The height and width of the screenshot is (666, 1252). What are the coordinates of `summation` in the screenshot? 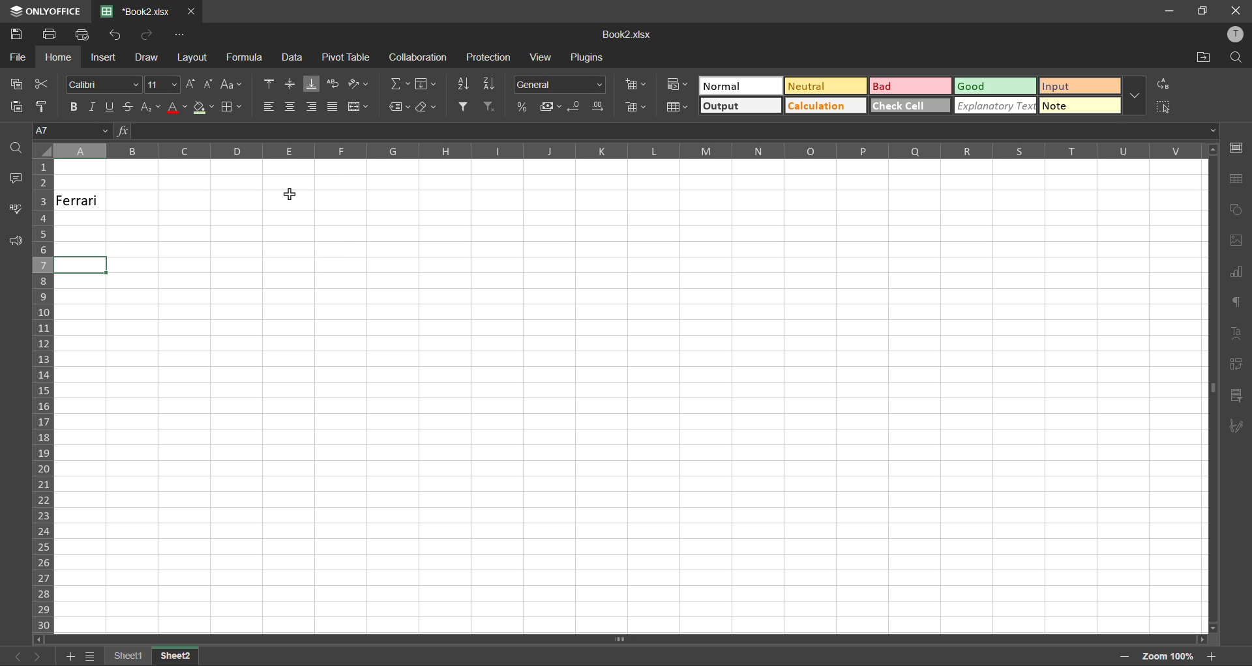 It's located at (400, 84).